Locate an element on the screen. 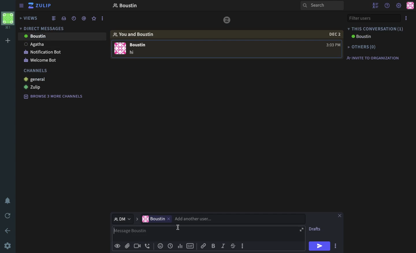 This screenshot has width=416, height=253. options is located at coordinates (406, 18).